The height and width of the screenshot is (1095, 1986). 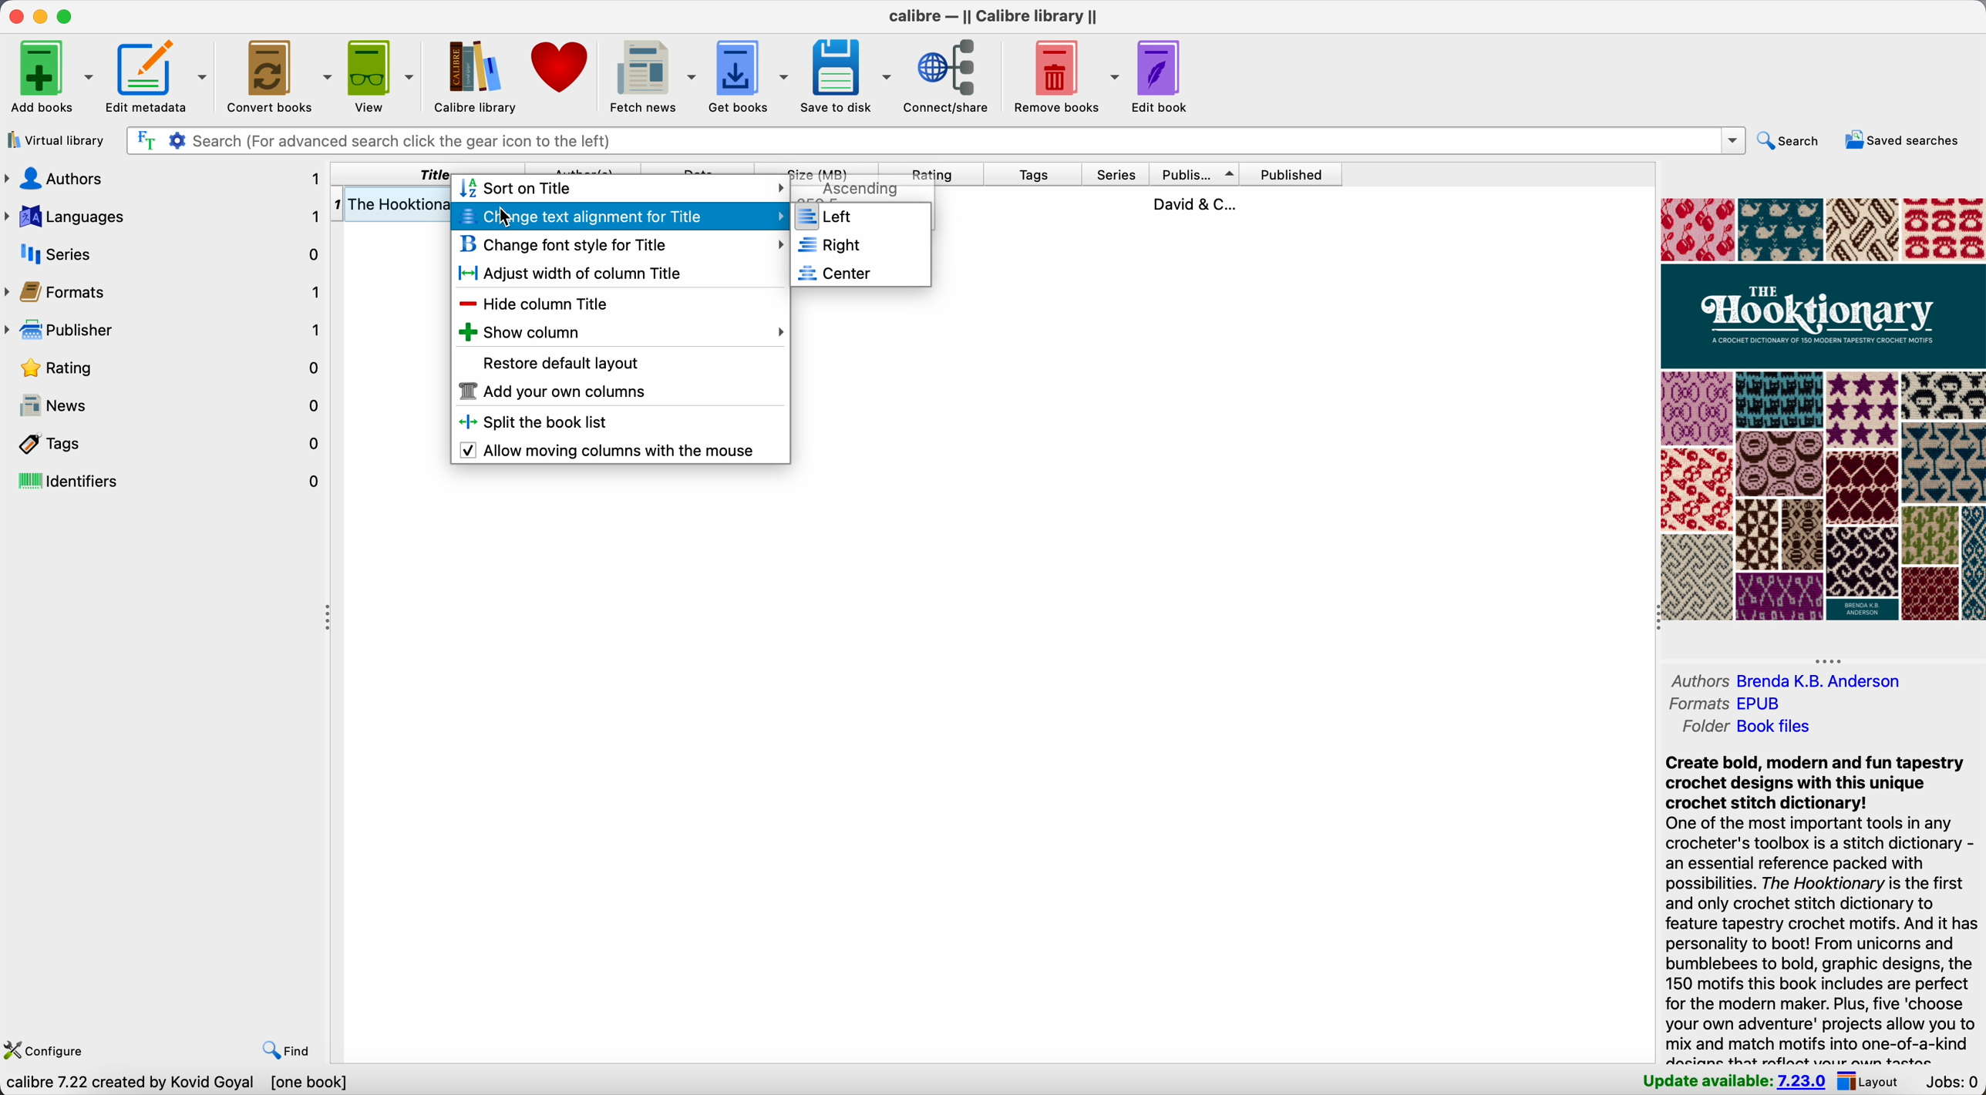 What do you see at coordinates (620, 246) in the screenshot?
I see `change font style for title` at bounding box center [620, 246].